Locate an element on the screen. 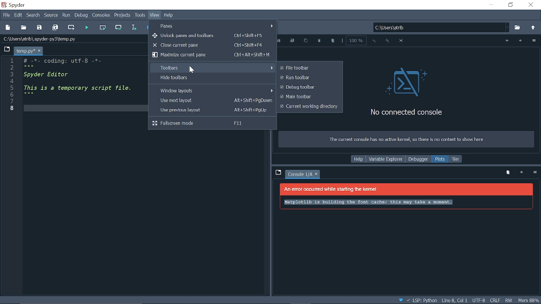 Image resolution: width=541 pixels, height=304 pixels. Save all files is located at coordinates (56, 27).